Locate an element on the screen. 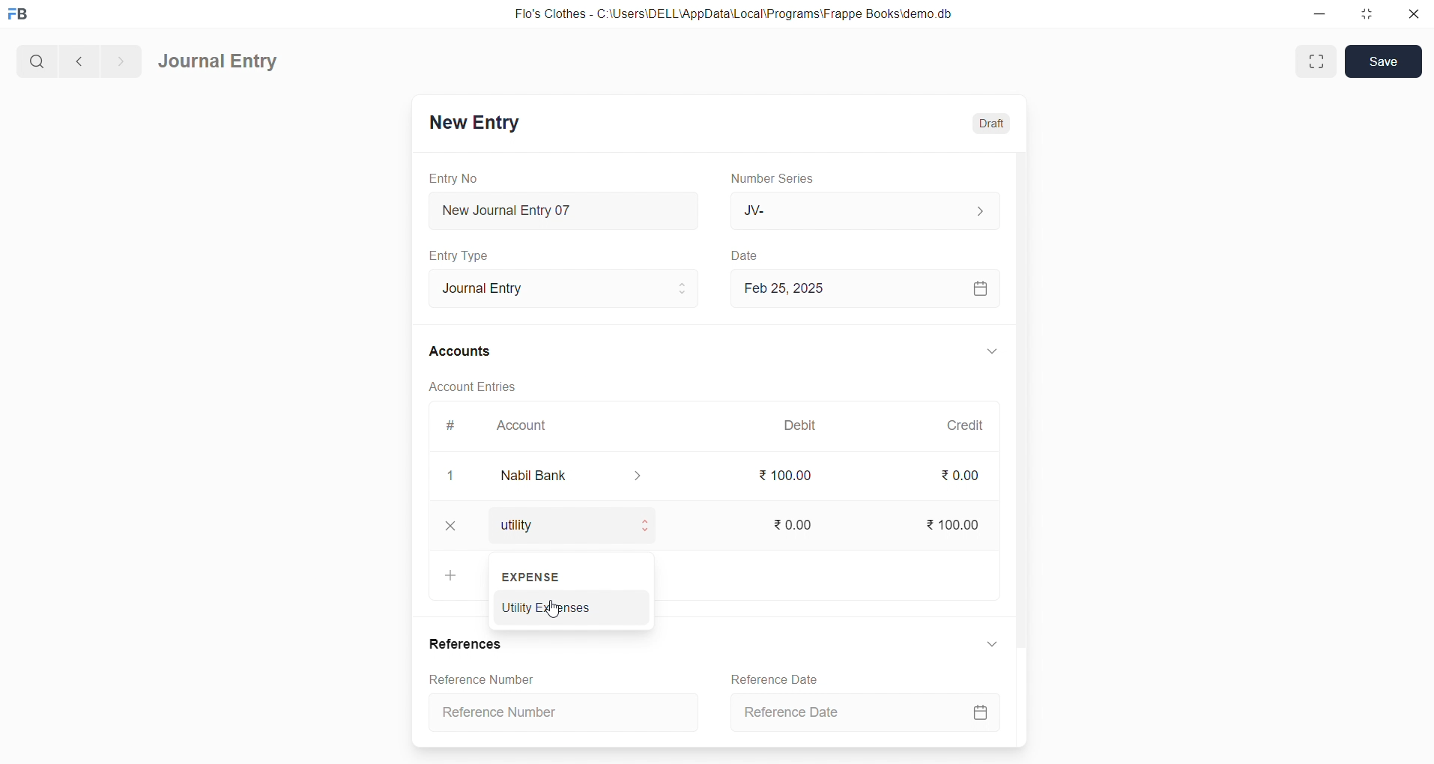 The width and height of the screenshot is (1434, 764). navigate backward  is located at coordinates (77, 59).